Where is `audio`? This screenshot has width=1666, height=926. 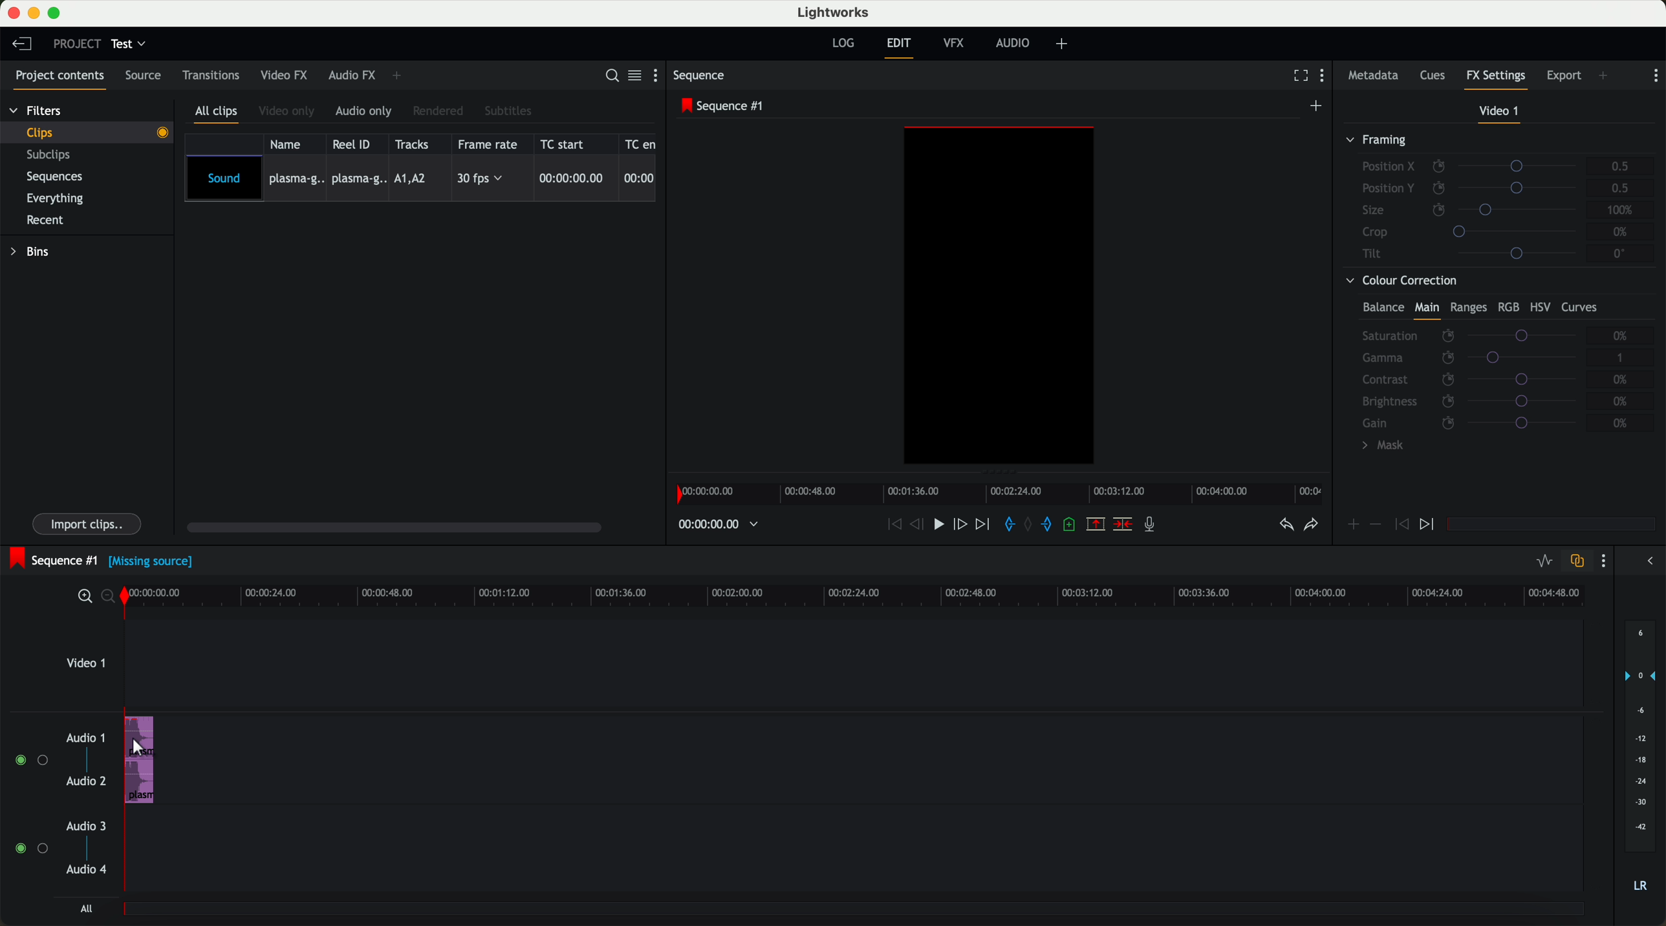 audio is located at coordinates (1016, 44).